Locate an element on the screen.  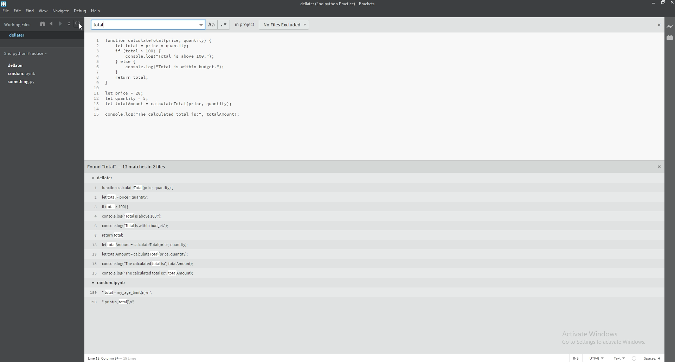
3 if (total>100){ is located at coordinates (111, 206).